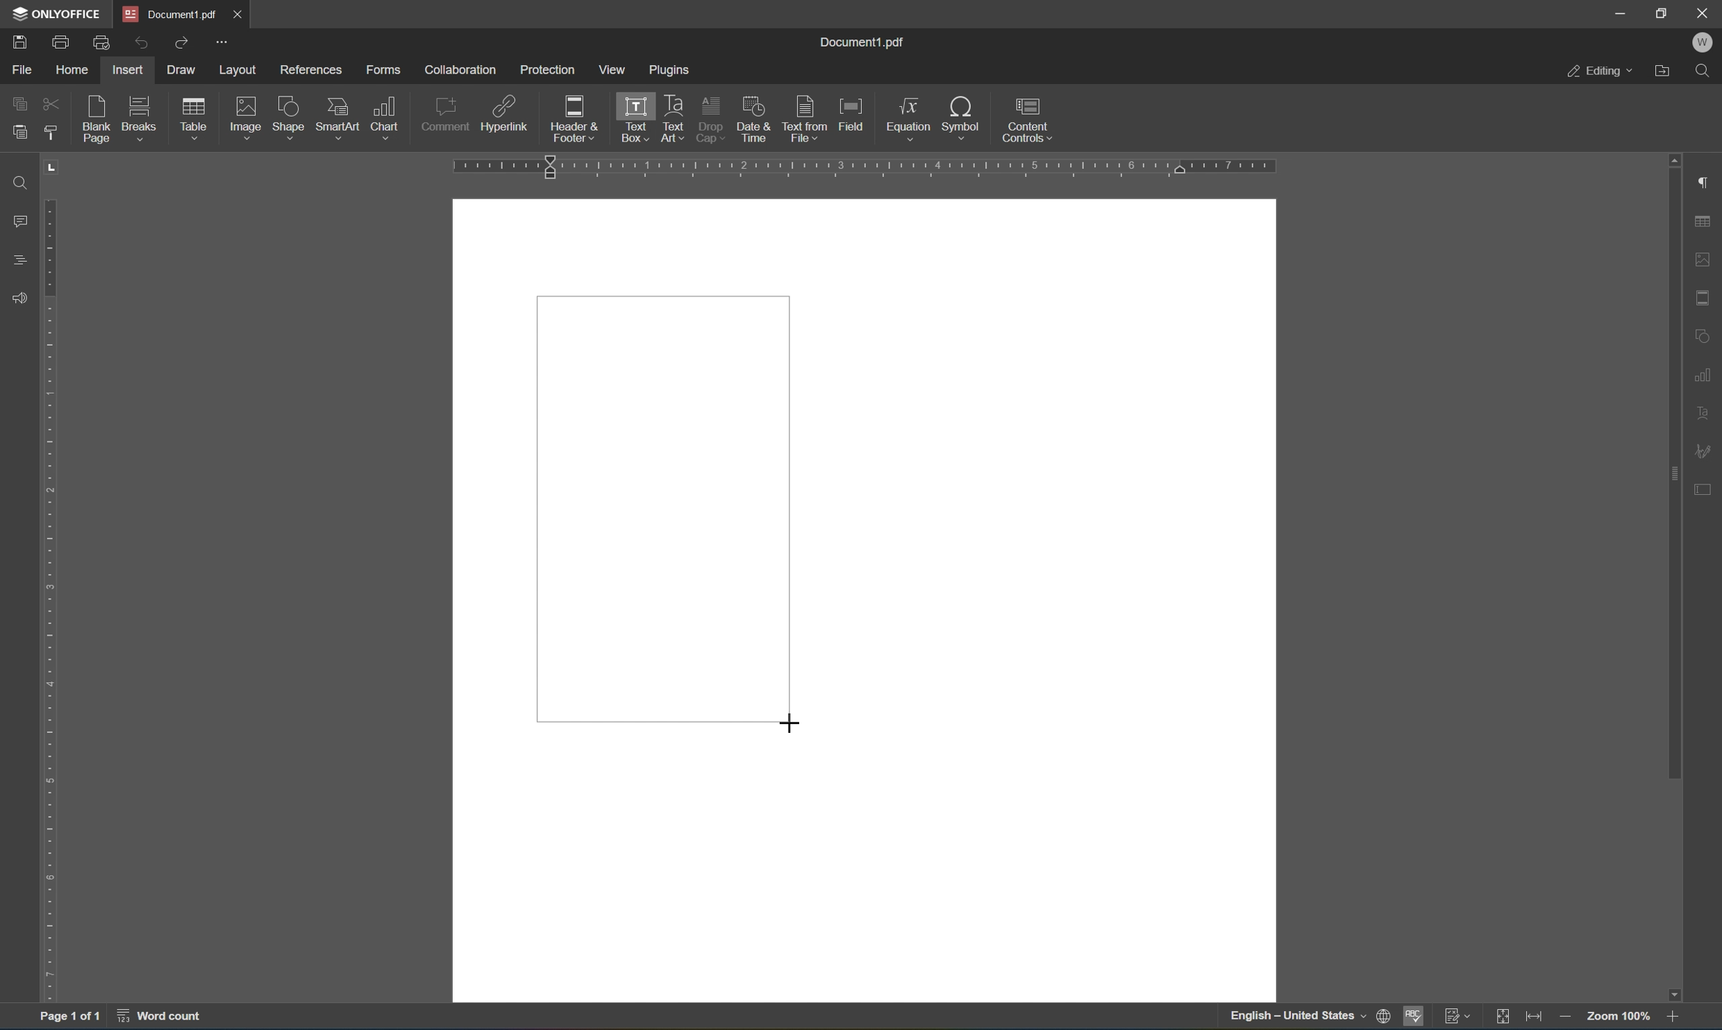 The image size is (1722, 1030). I want to click on english - united states, so click(1299, 1018).